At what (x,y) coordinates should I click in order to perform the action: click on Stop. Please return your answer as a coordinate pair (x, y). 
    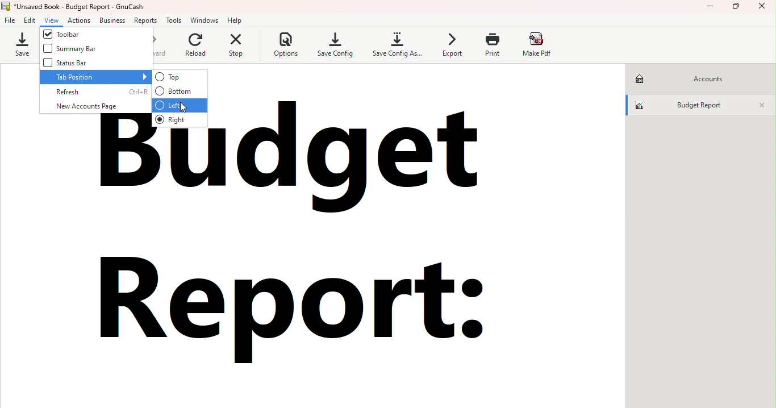
    Looking at the image, I should click on (235, 46).